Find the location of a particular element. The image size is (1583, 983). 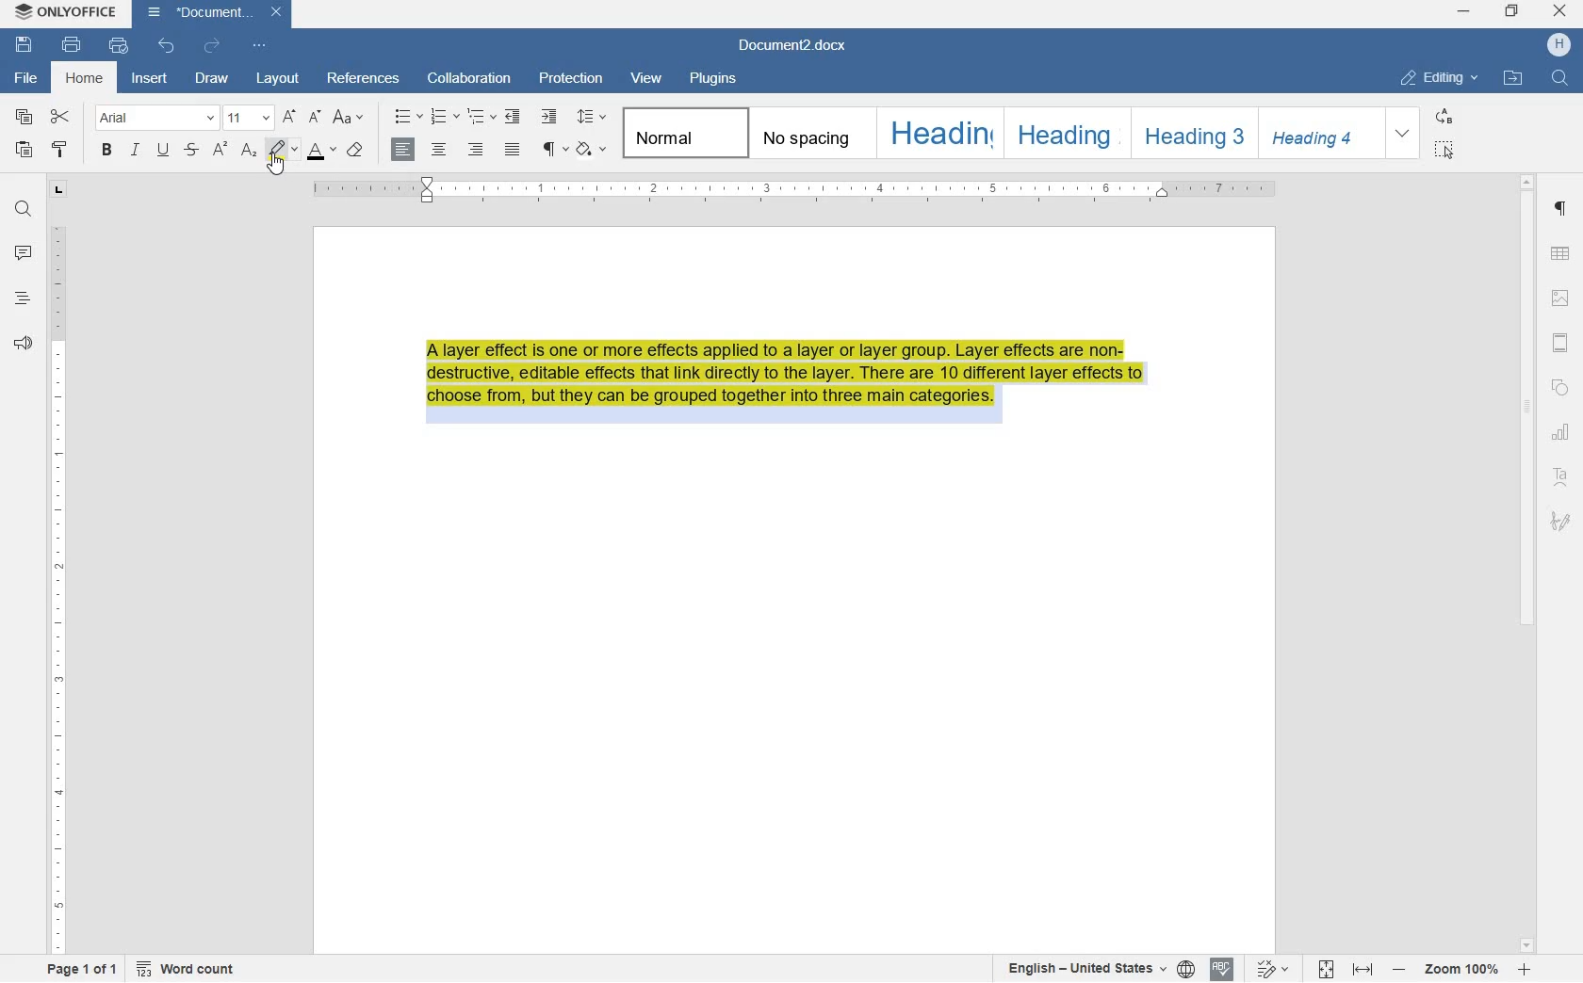

paragraph settings is located at coordinates (1559, 209).